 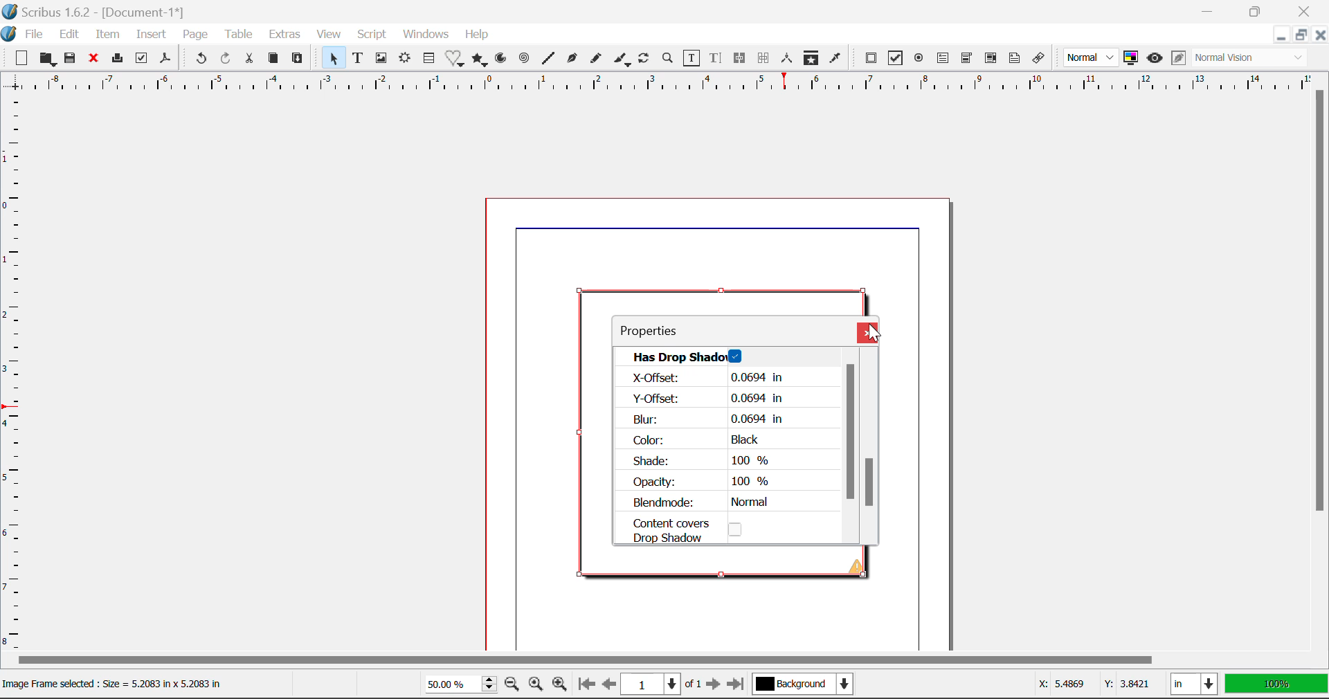 What do you see at coordinates (167, 61) in the screenshot?
I see `Save as Pdf` at bounding box center [167, 61].